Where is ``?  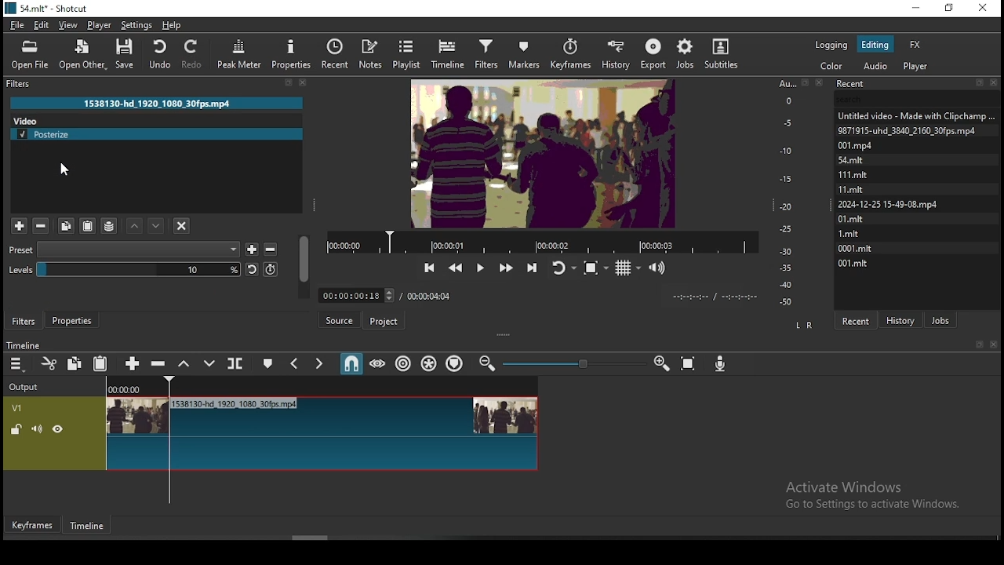
 is located at coordinates (270, 270).